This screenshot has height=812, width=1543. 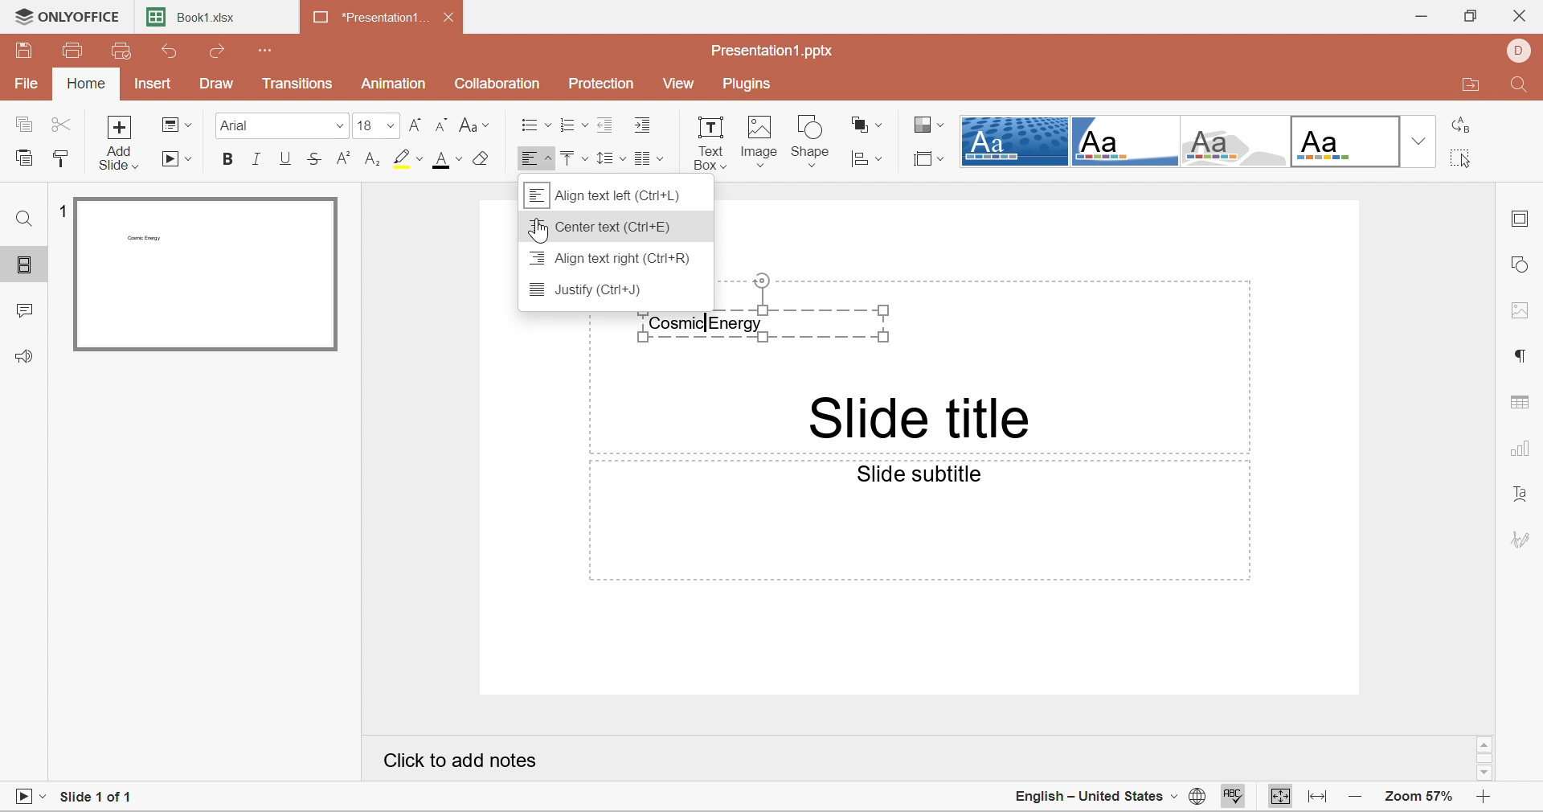 What do you see at coordinates (200, 20) in the screenshot?
I see `Book1.xlsx` at bounding box center [200, 20].